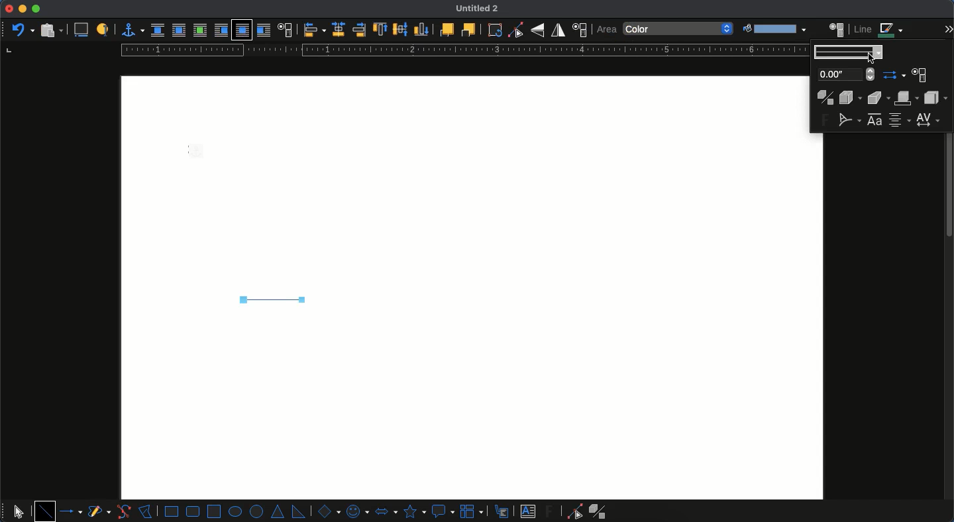  Describe the element at coordinates (146, 510) in the screenshot. I see `polygon` at that location.